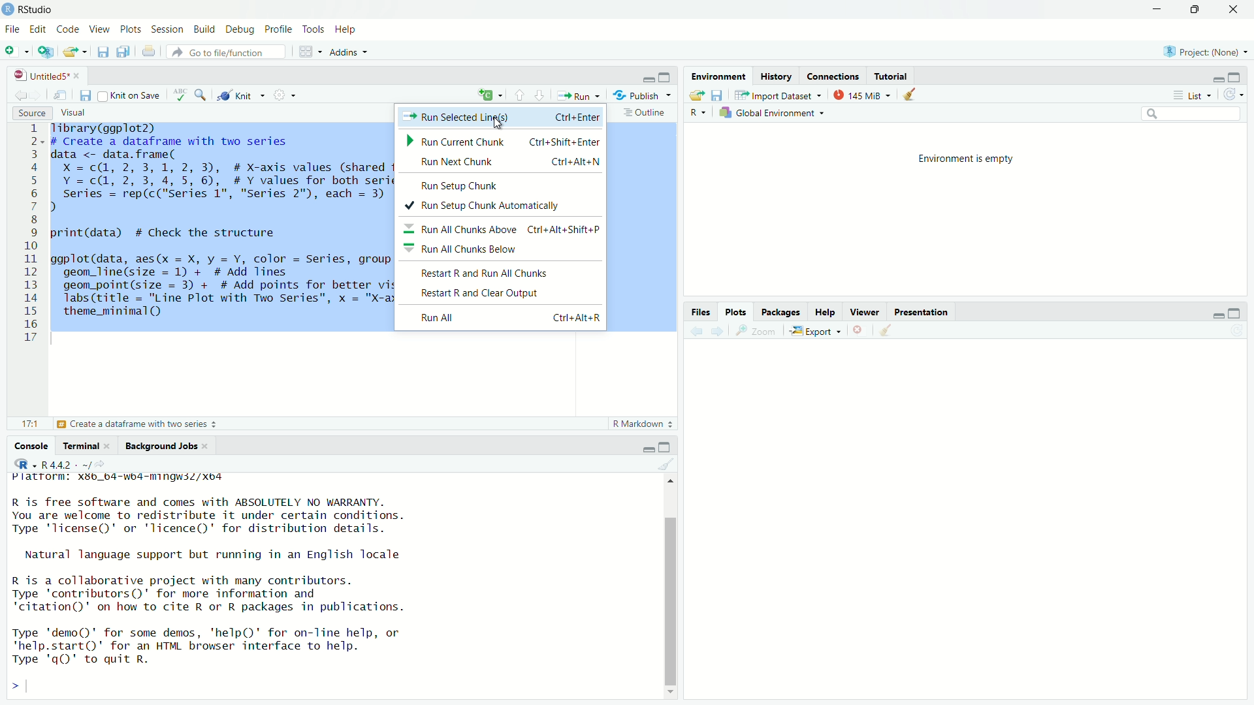  Describe the element at coordinates (240, 31) in the screenshot. I see `Debug` at that location.